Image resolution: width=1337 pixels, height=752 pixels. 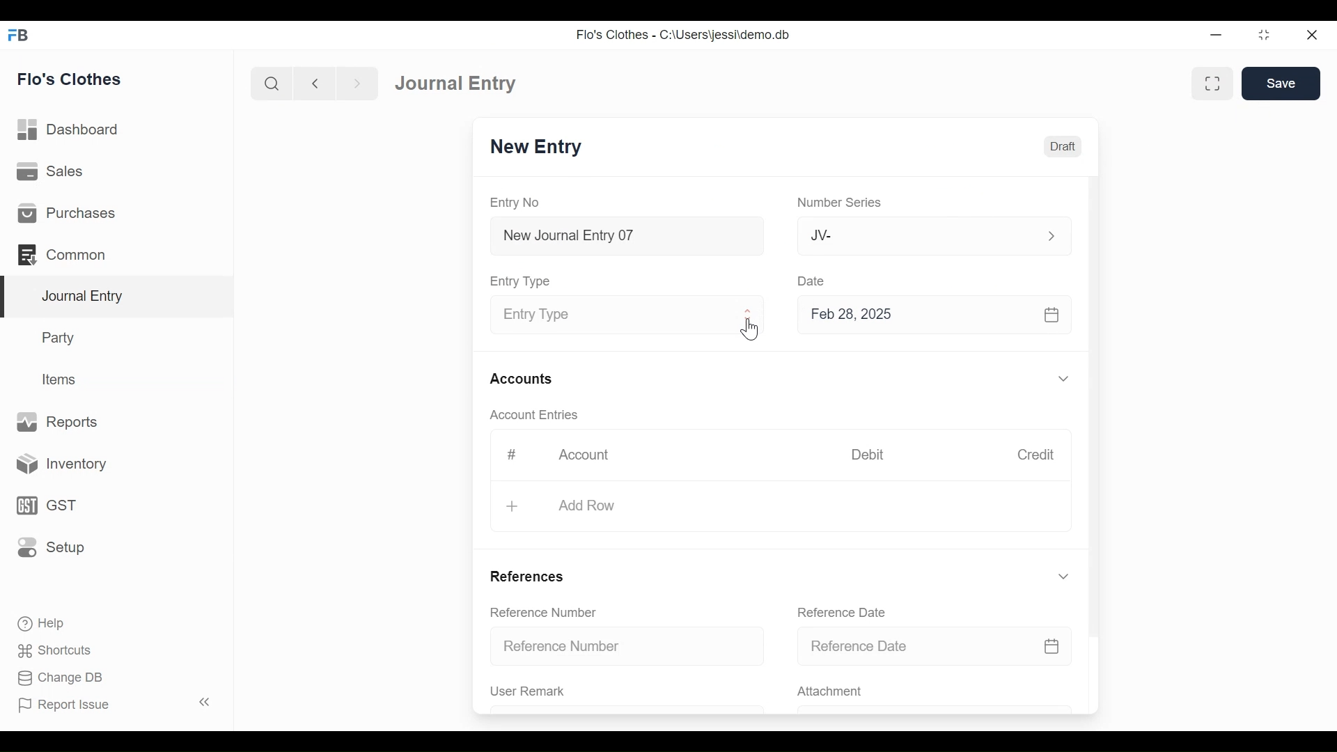 What do you see at coordinates (1095, 393) in the screenshot?
I see `Vertical Scroll bar` at bounding box center [1095, 393].